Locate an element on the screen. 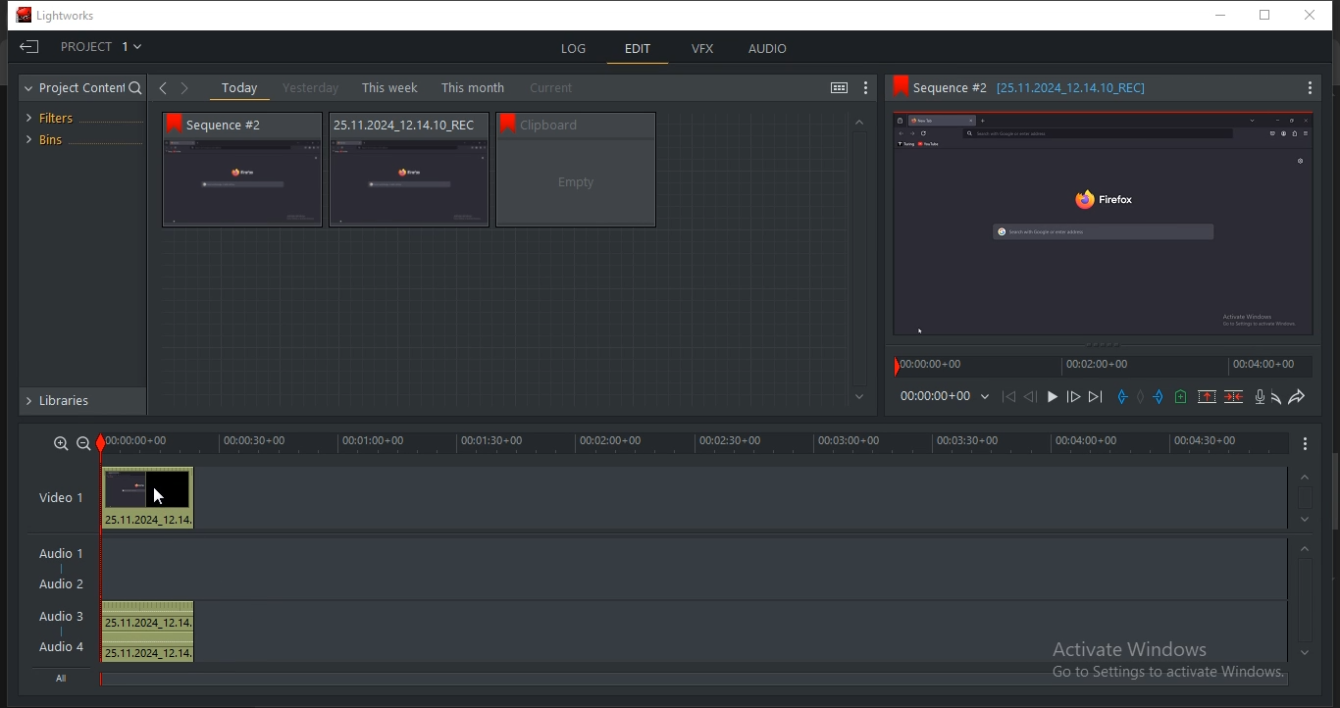 The height and width of the screenshot is (708, 1340). Back is located at coordinates (163, 88).